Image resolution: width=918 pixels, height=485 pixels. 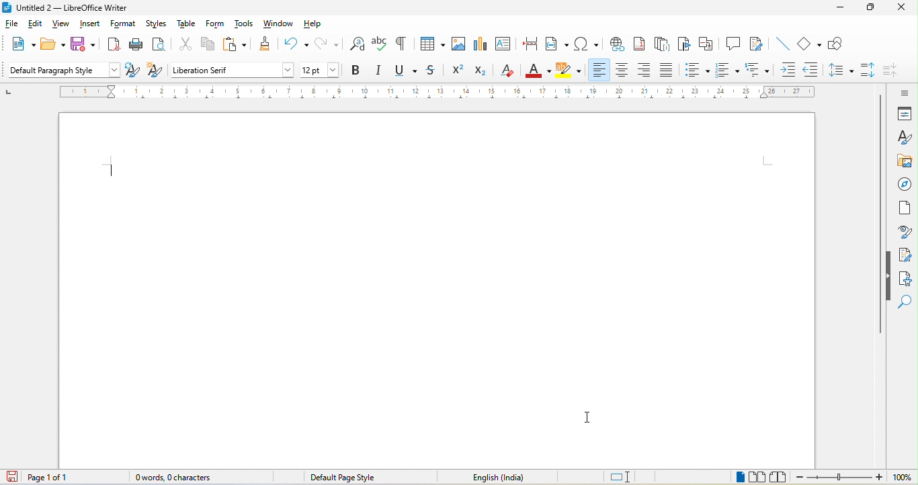 What do you see at coordinates (408, 46) in the screenshot?
I see `formatting marks` at bounding box center [408, 46].